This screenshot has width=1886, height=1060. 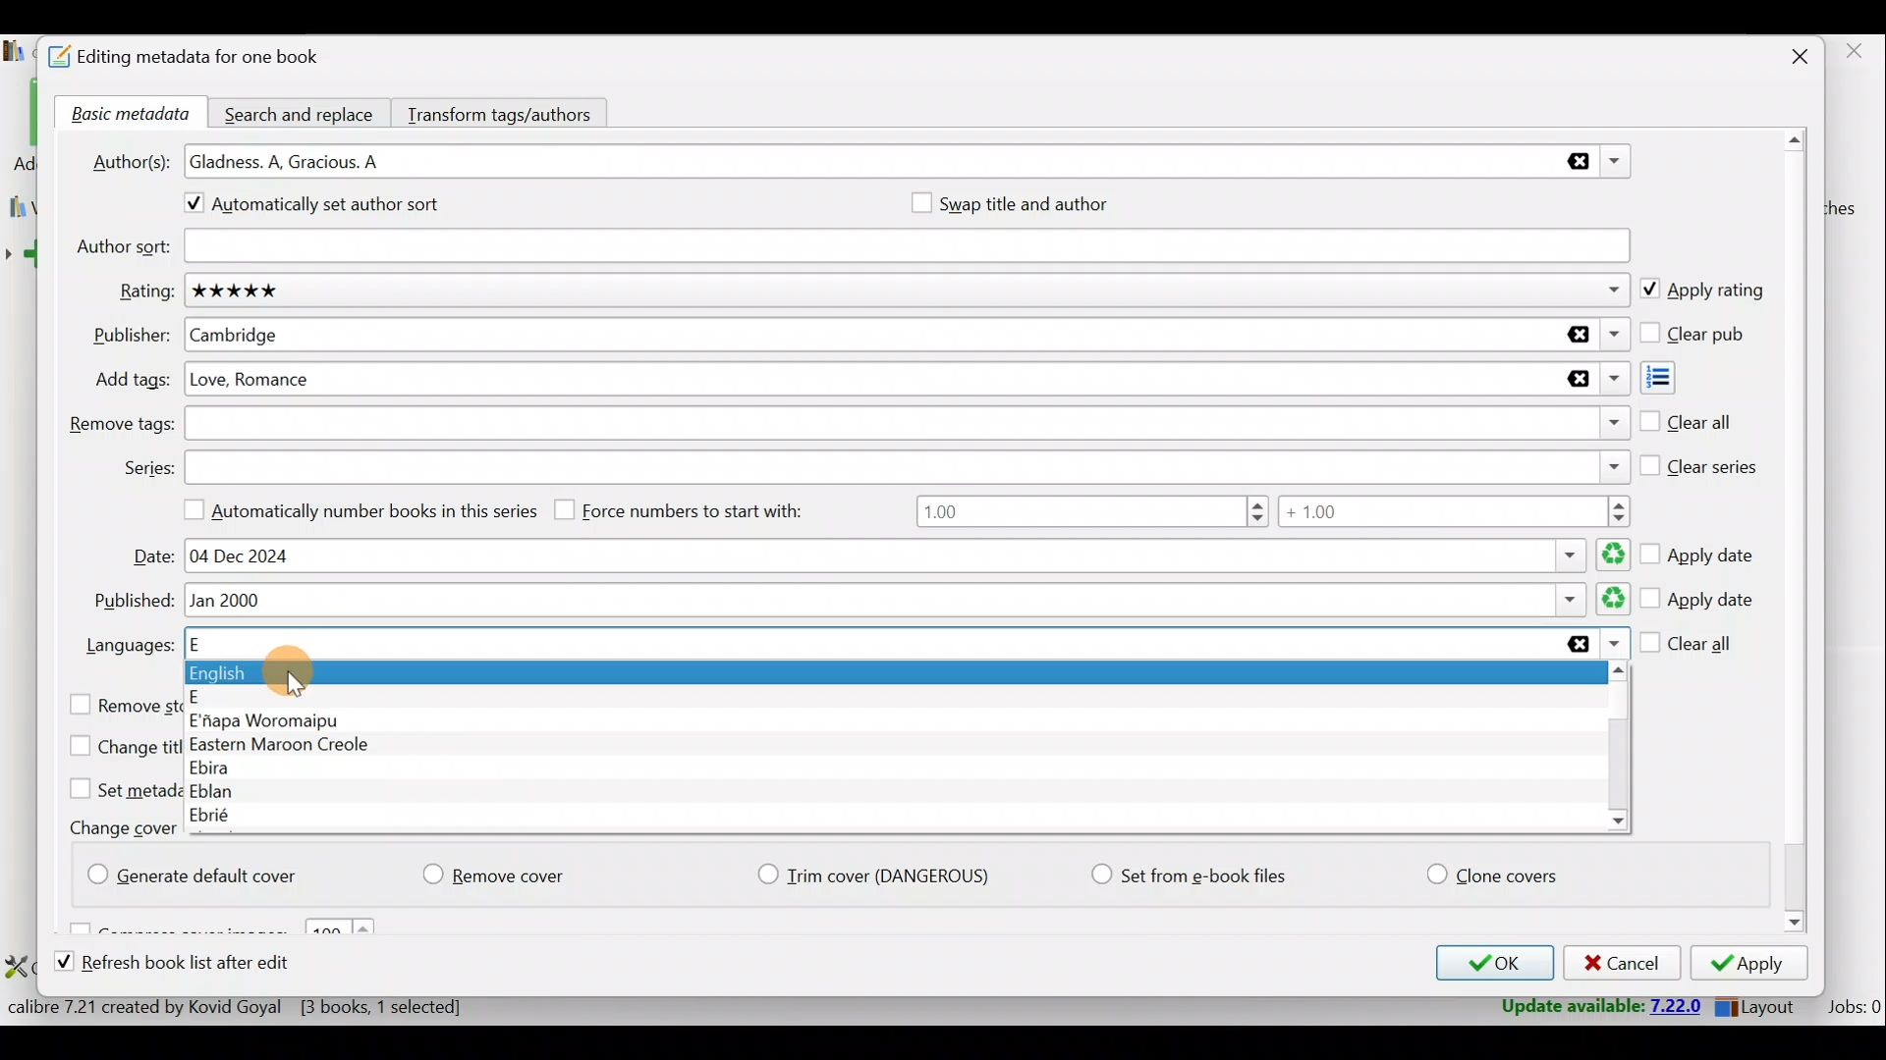 I want to click on Add tags, so click(x=1676, y=378).